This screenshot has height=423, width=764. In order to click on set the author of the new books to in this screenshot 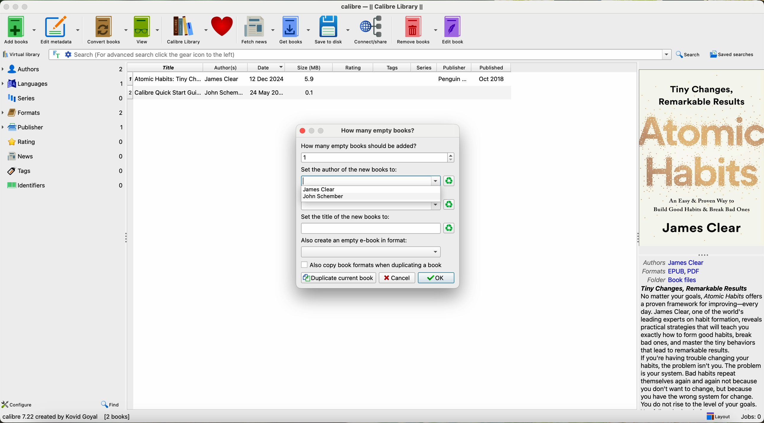, I will do `click(351, 169)`.